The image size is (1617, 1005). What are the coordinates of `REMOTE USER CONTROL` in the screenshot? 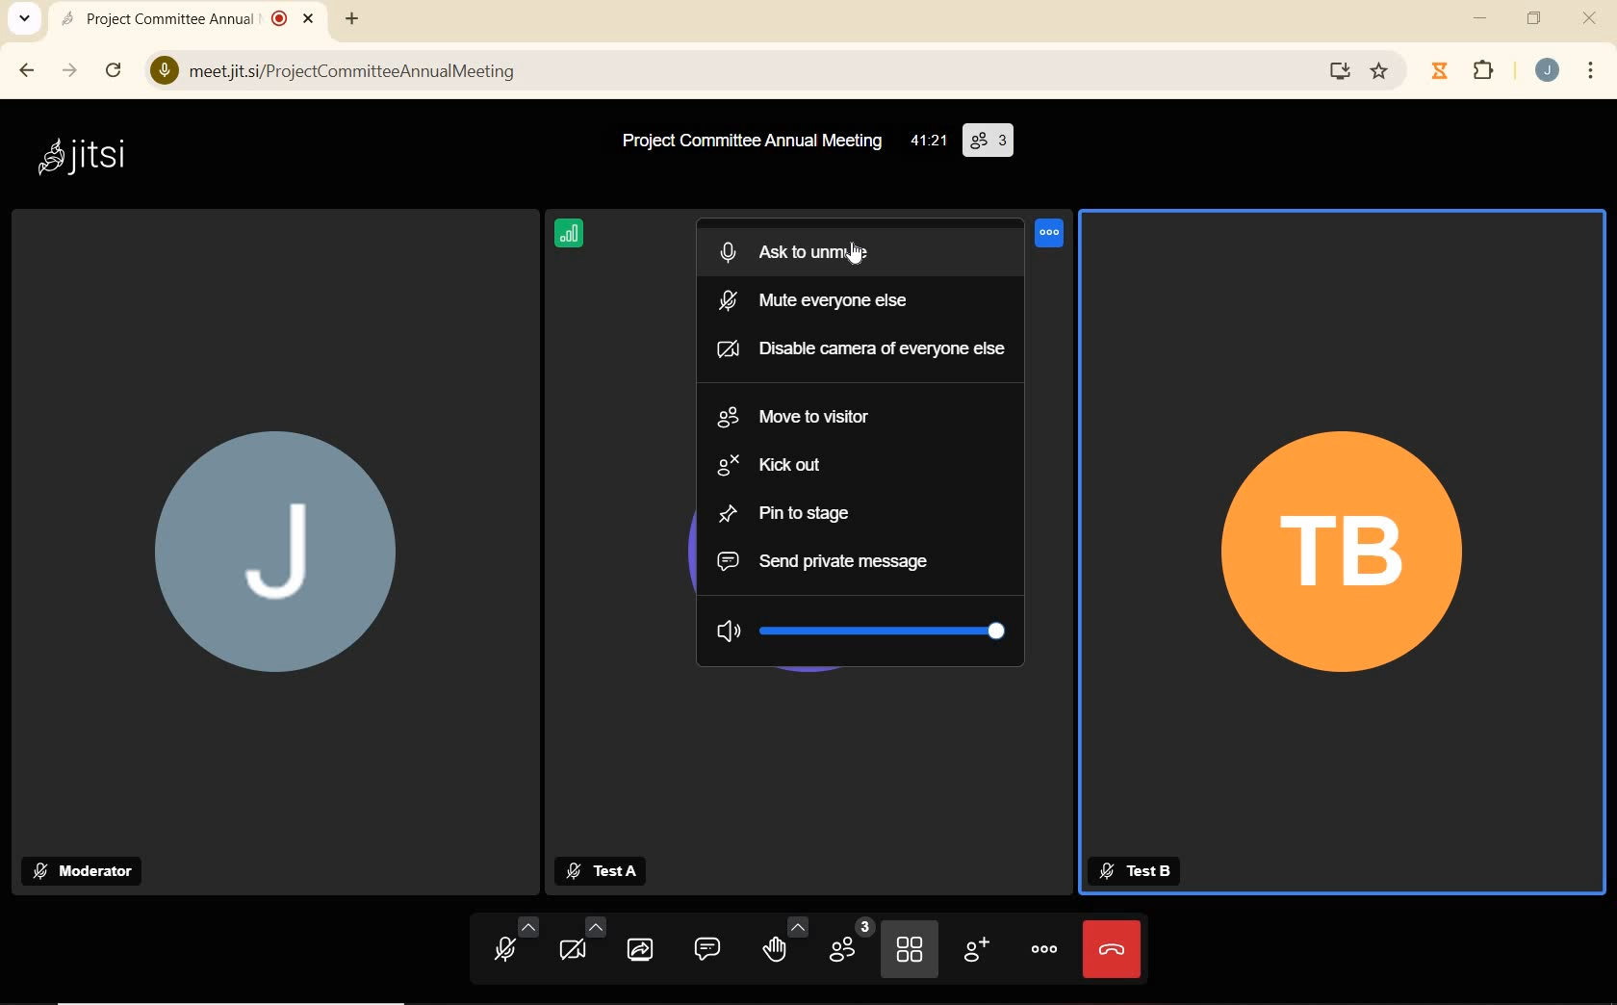 It's located at (1051, 238).